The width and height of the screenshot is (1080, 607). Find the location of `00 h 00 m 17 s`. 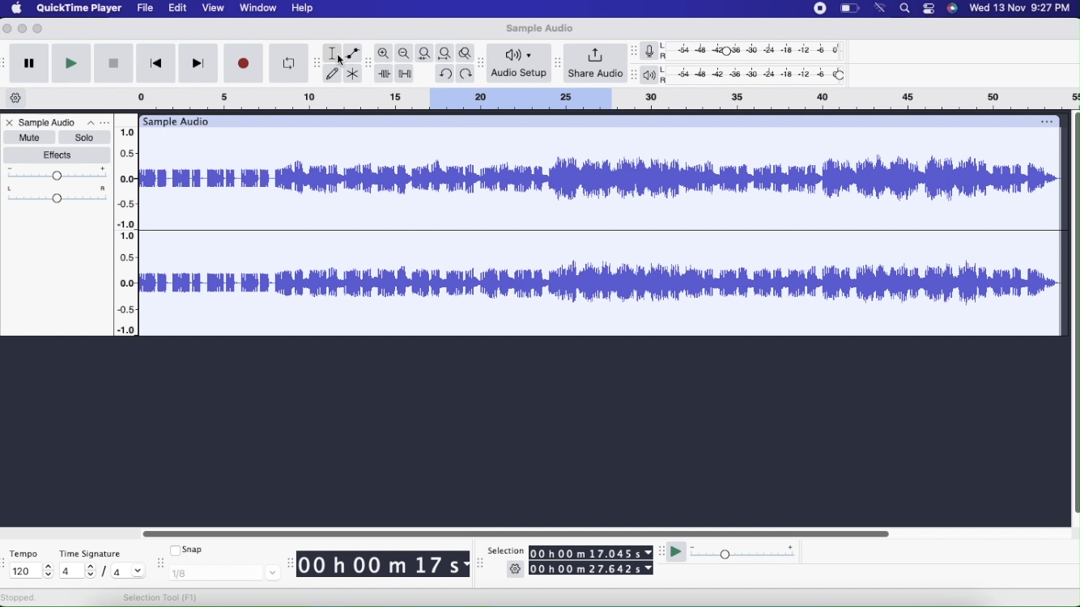

00 h 00 m 17 s is located at coordinates (379, 565).